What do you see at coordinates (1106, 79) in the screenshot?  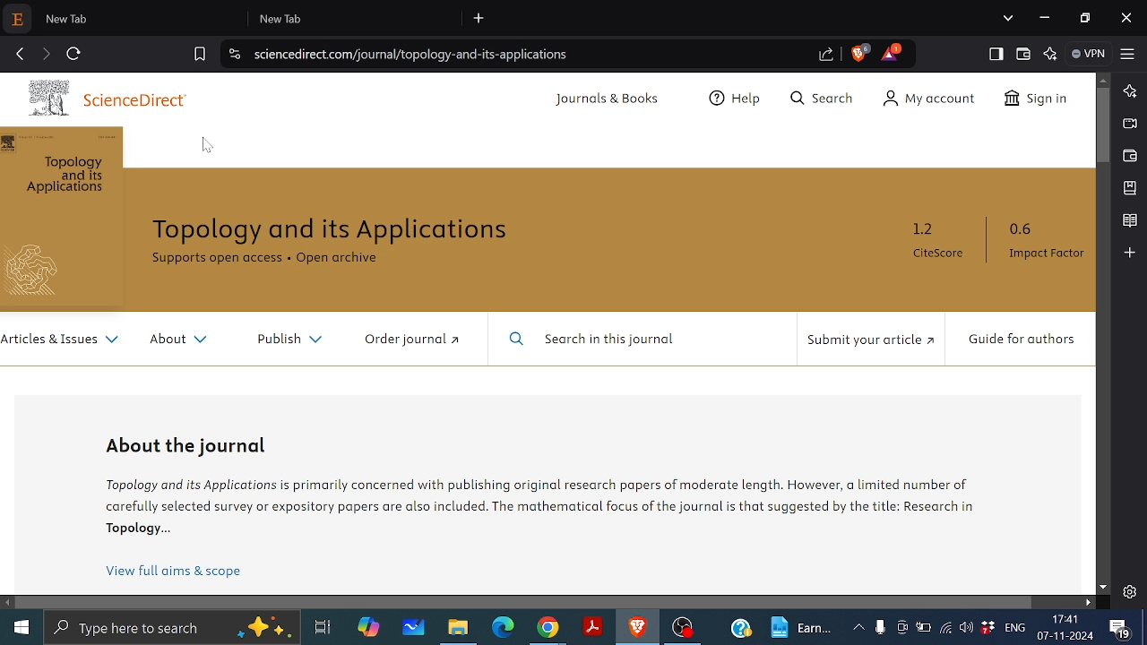 I see `Move up` at bounding box center [1106, 79].